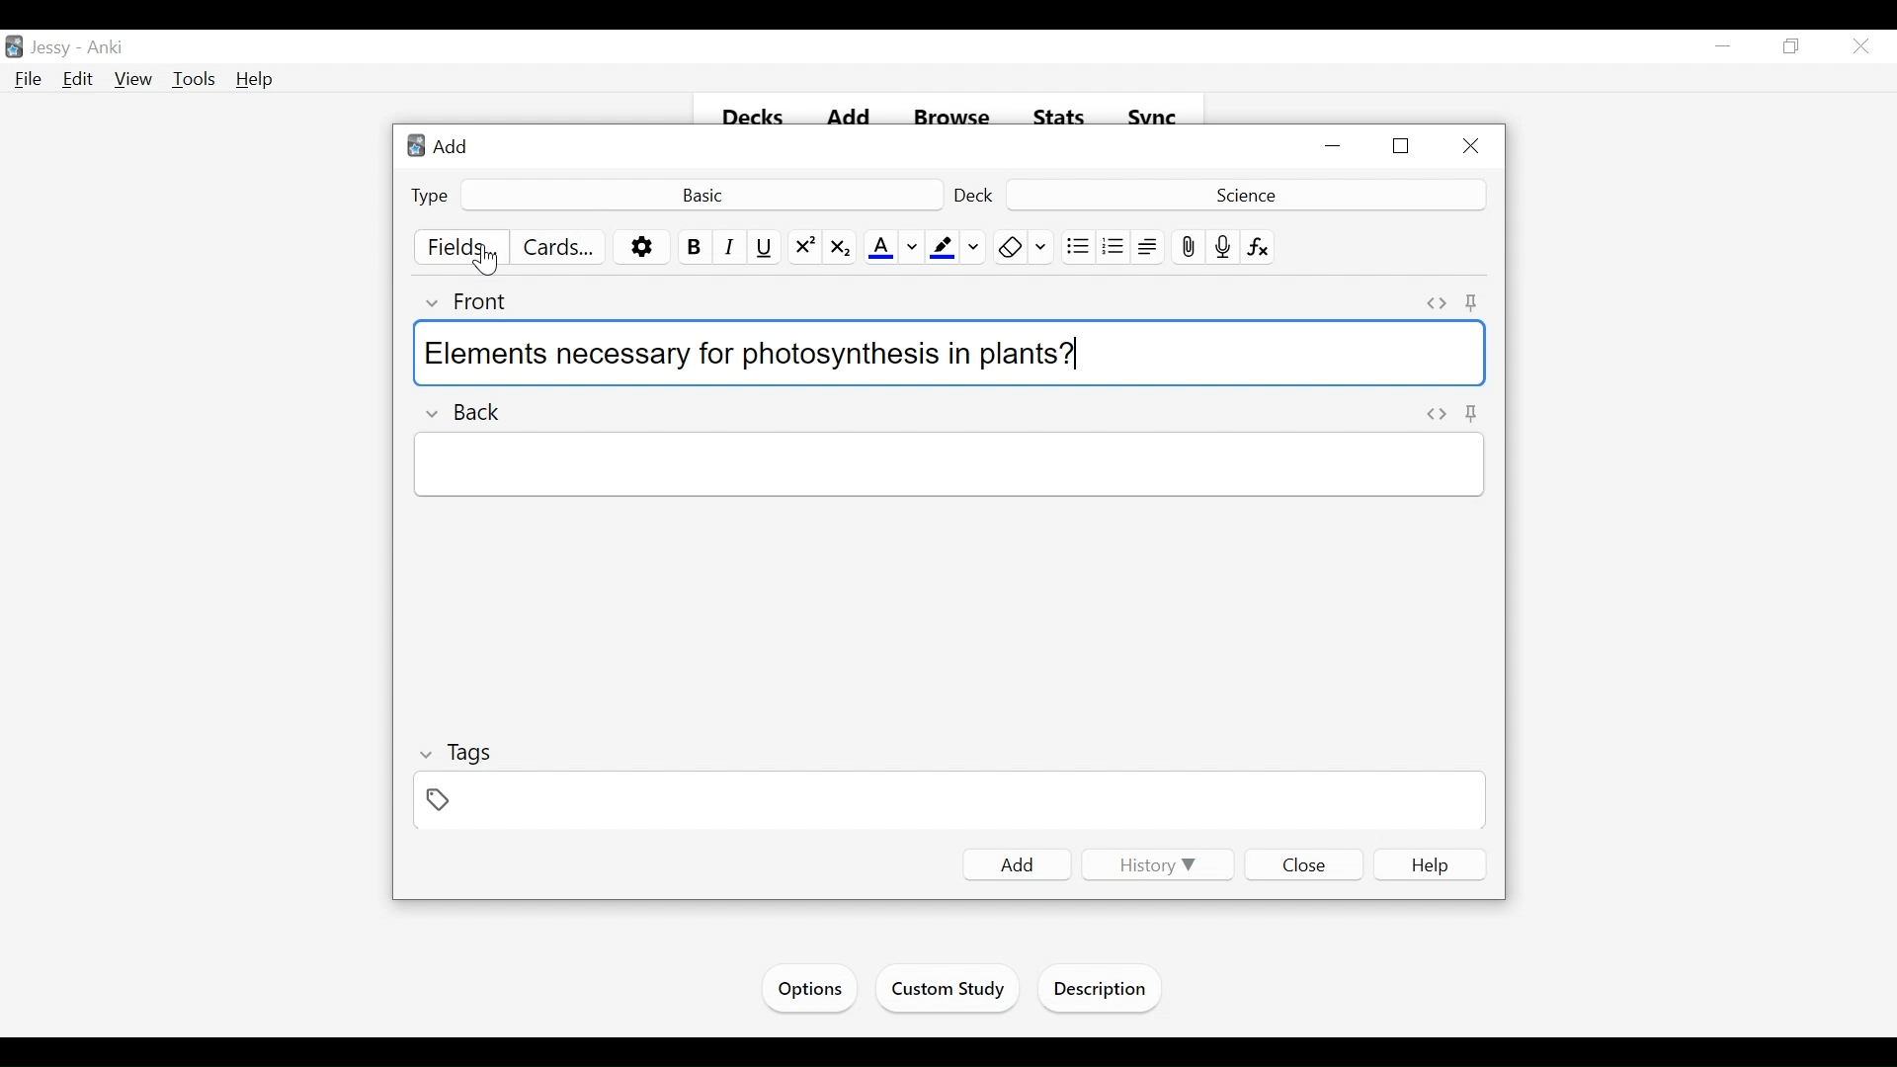  I want to click on Text Highlight Color, so click(941, 248).